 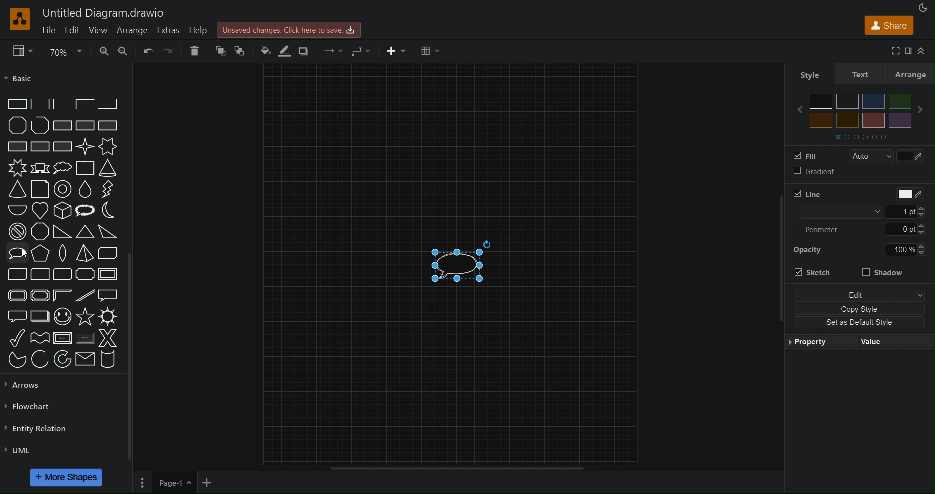 What do you see at coordinates (858, 251) in the screenshot?
I see `Opacity value` at bounding box center [858, 251].